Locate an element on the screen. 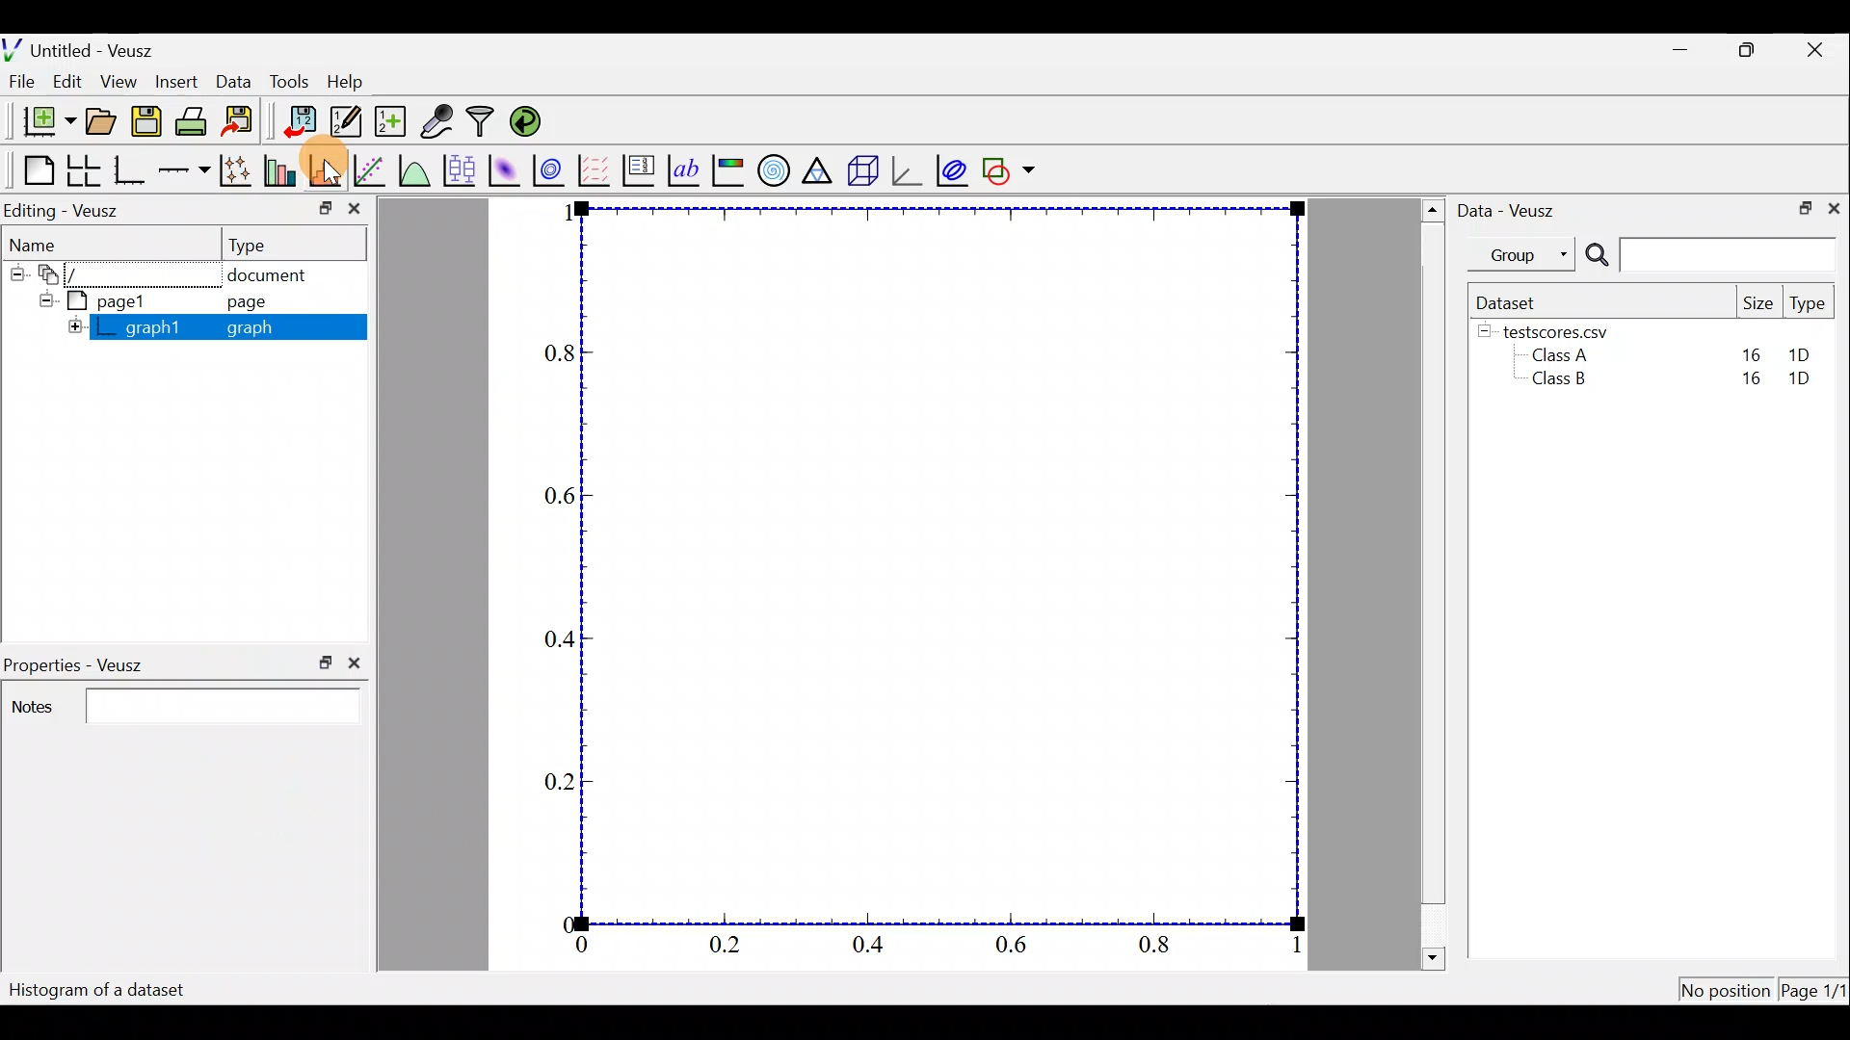  Editing - Veusz is located at coordinates (71, 210).